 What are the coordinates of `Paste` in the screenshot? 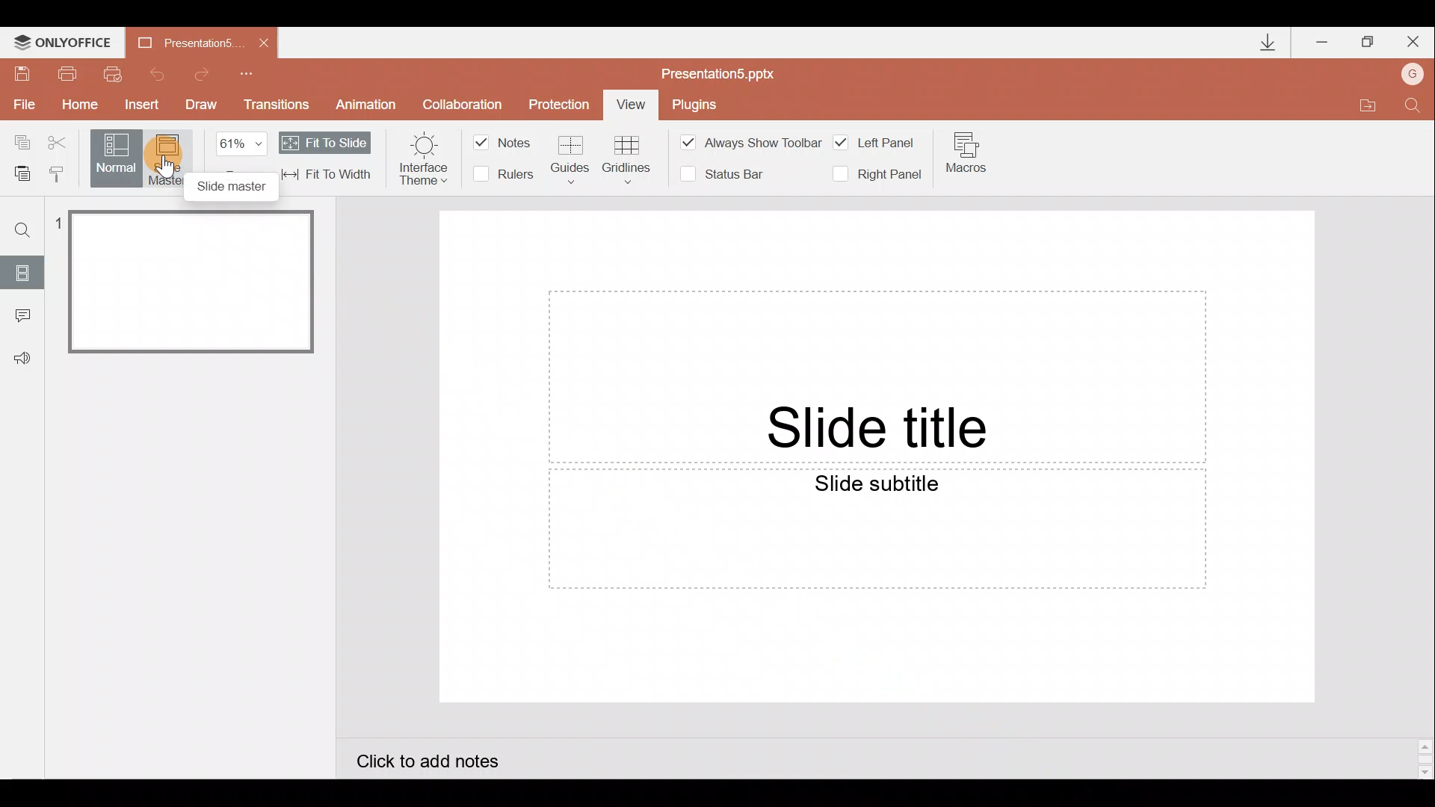 It's located at (22, 176).